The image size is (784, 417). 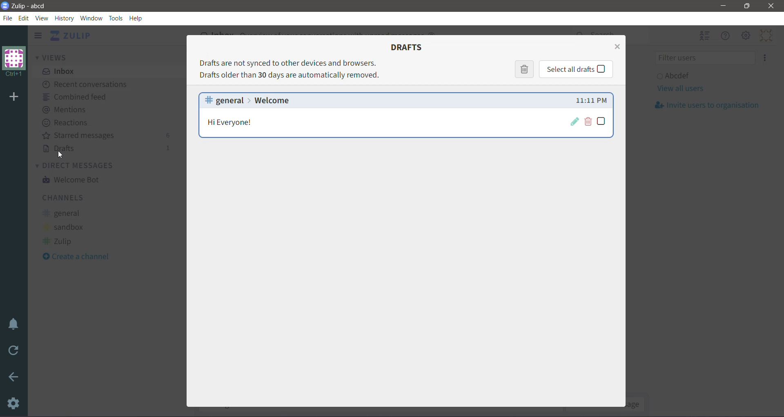 I want to click on Drafts are not synched to other devices and browsers, so click(x=297, y=62).